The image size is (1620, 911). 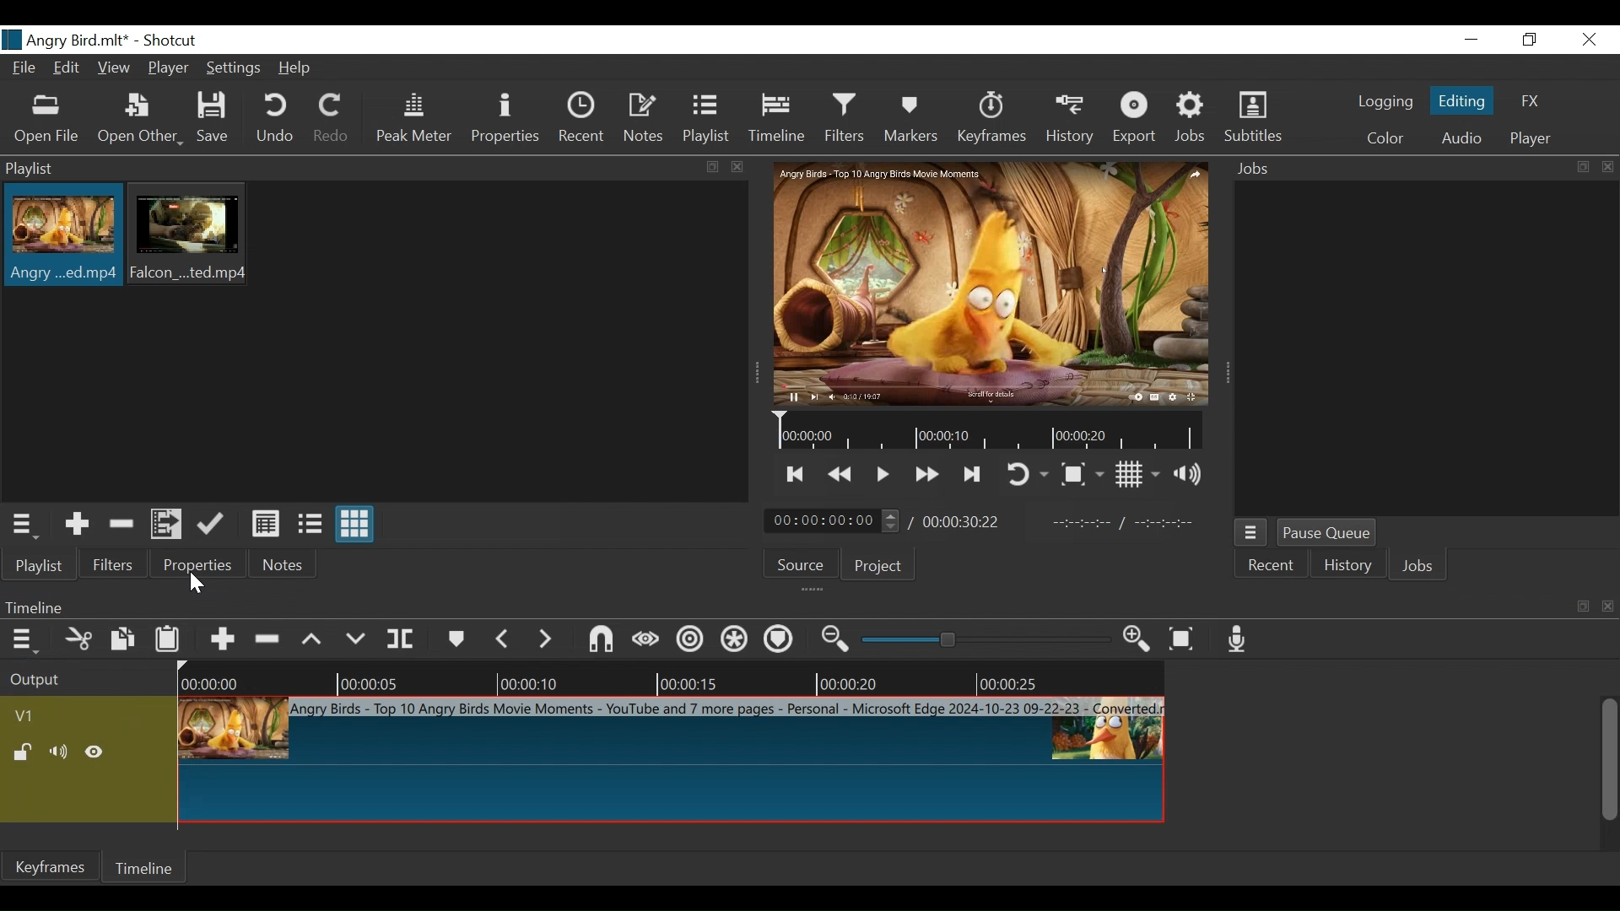 I want to click on Ripple Markers, so click(x=781, y=643).